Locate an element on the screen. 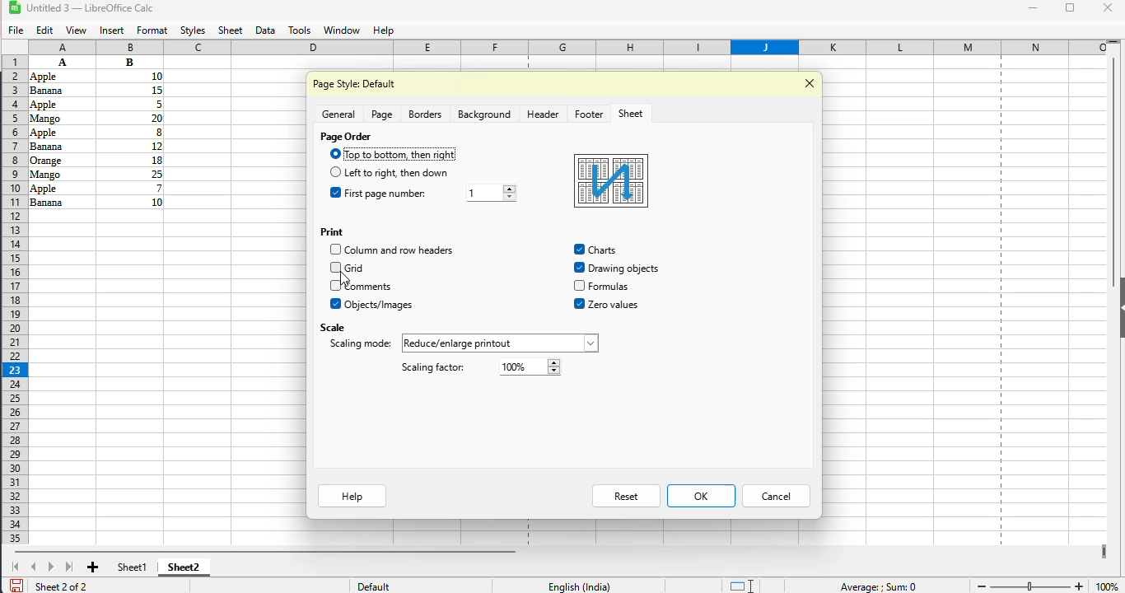  A B Apple 10 Banana 15 Apple 5 Mango 20 Apple 8 Banana 2 Orange 18 Mango 2 Apple 7 Banana 10 (data) is located at coordinates (62, 62).